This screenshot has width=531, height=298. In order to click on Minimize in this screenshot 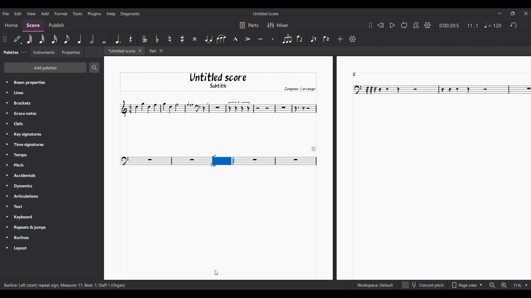, I will do `click(500, 13)`.